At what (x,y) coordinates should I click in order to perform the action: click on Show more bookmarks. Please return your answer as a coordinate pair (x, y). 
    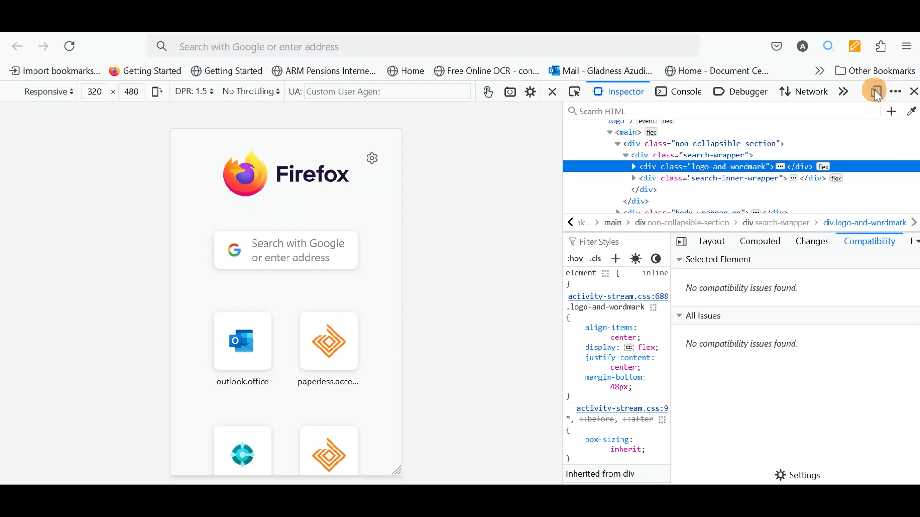
    Looking at the image, I should click on (810, 71).